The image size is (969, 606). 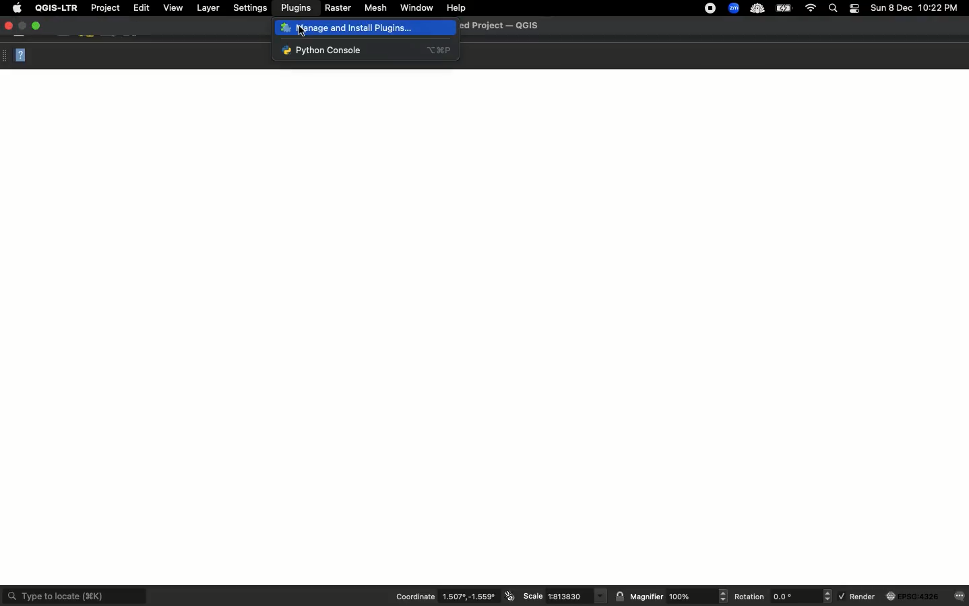 What do you see at coordinates (55, 8) in the screenshot?
I see `QGIS` at bounding box center [55, 8].